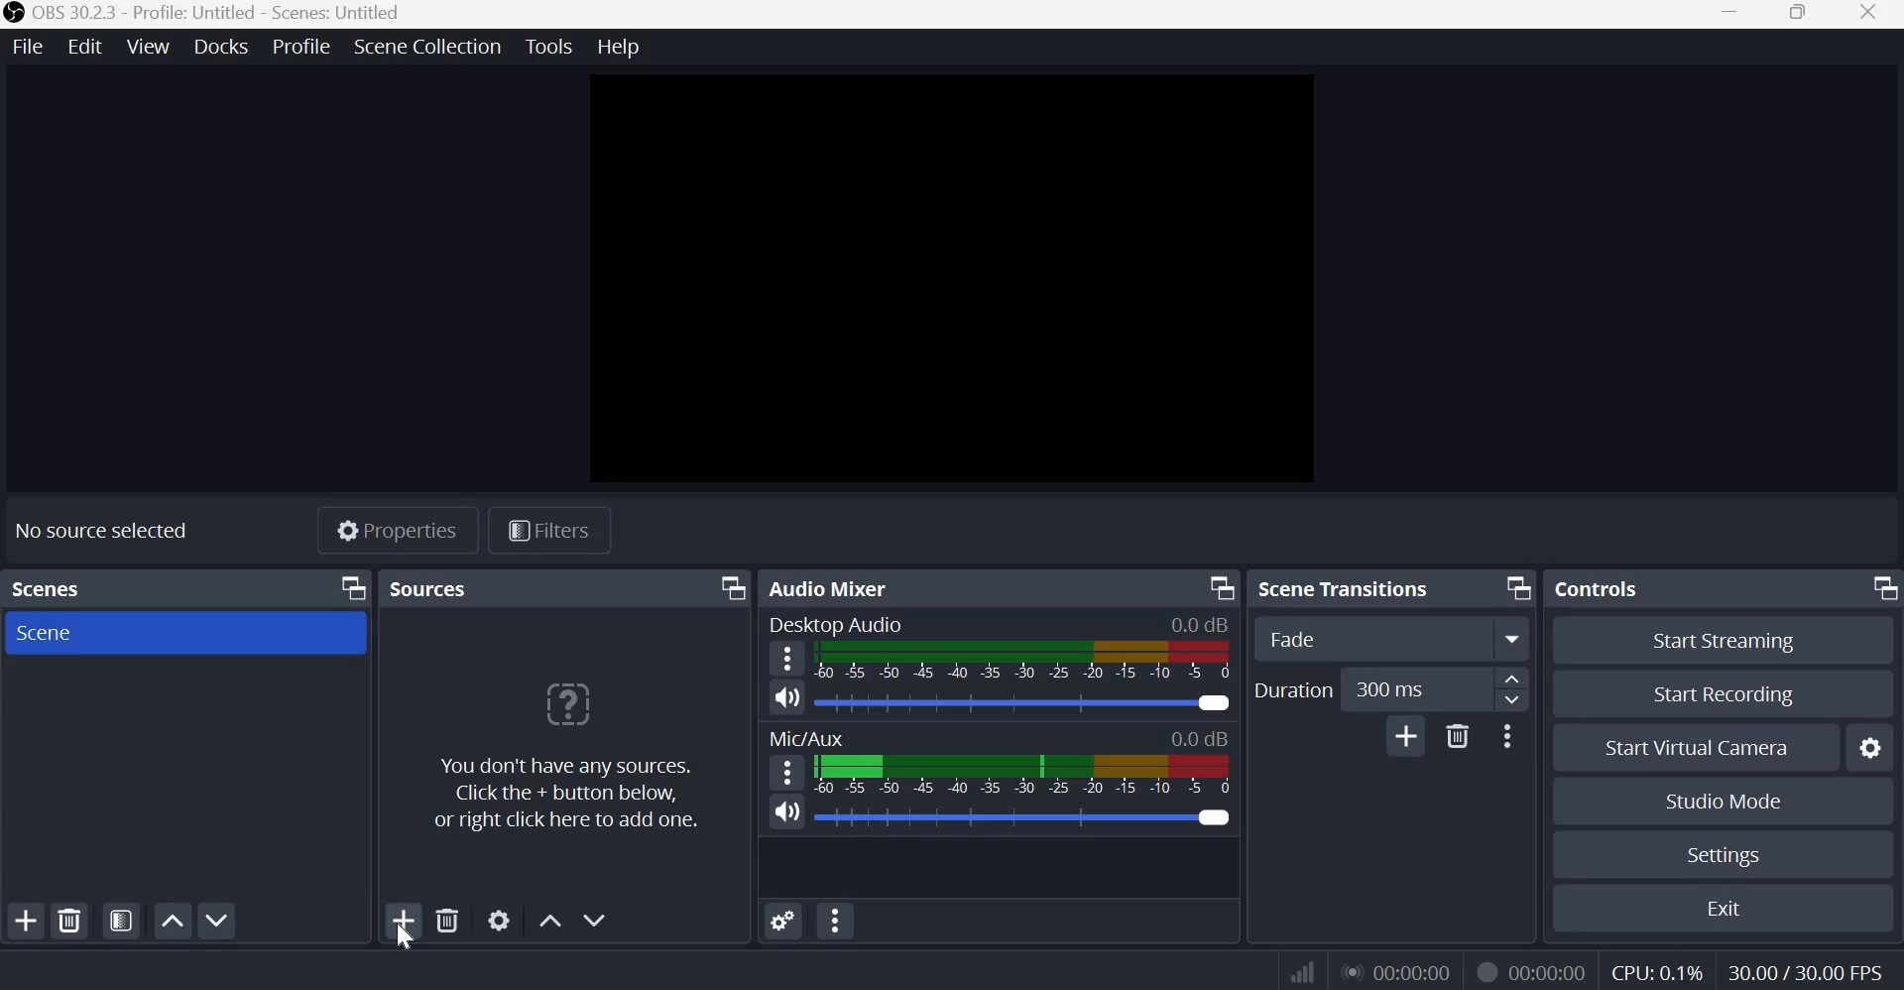 Image resolution: width=1904 pixels, height=990 pixels. I want to click on increase, so click(1513, 679).